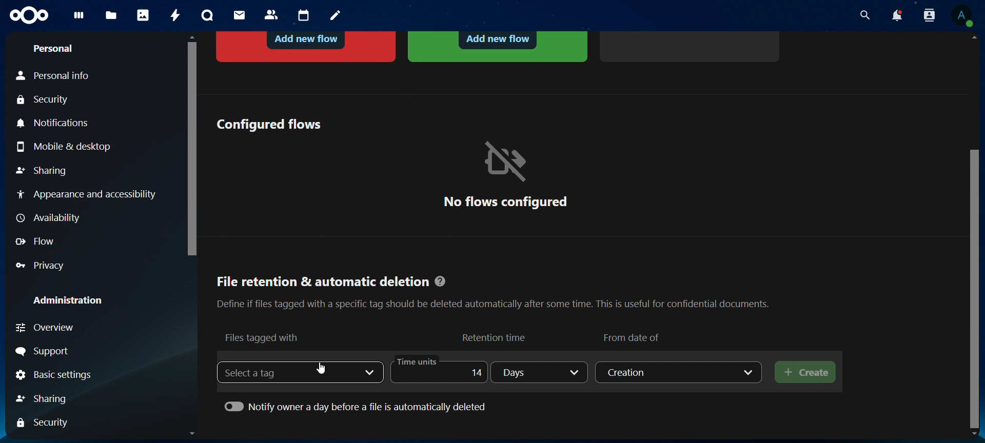  Describe the element at coordinates (260, 372) in the screenshot. I see `select a tag` at that location.